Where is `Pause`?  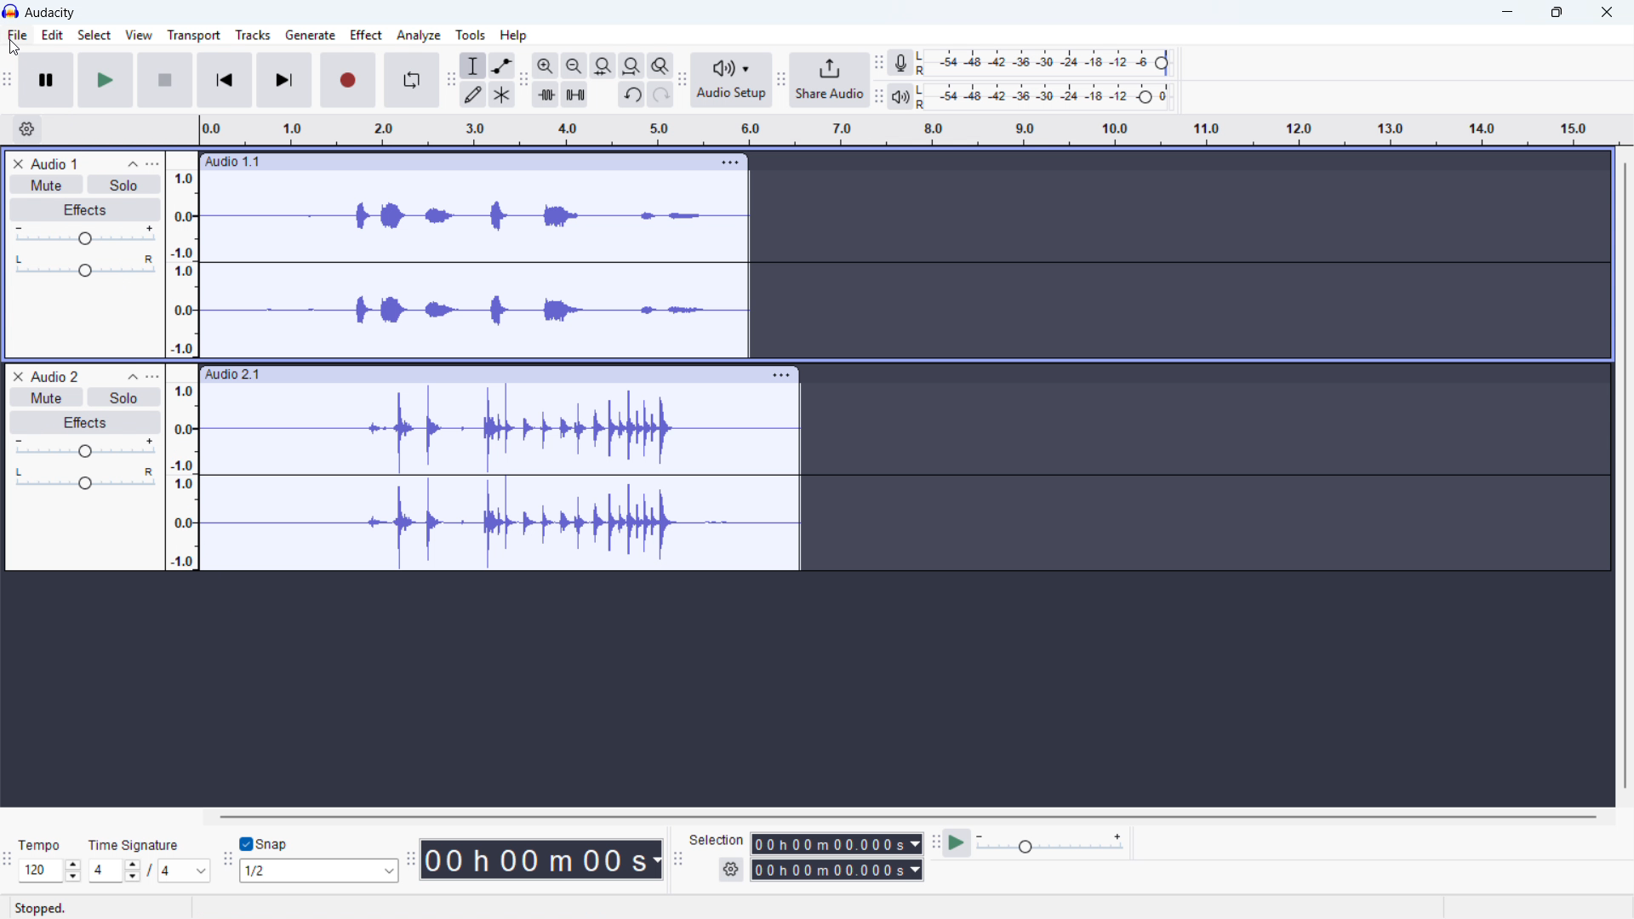
Pause is located at coordinates (46, 79).